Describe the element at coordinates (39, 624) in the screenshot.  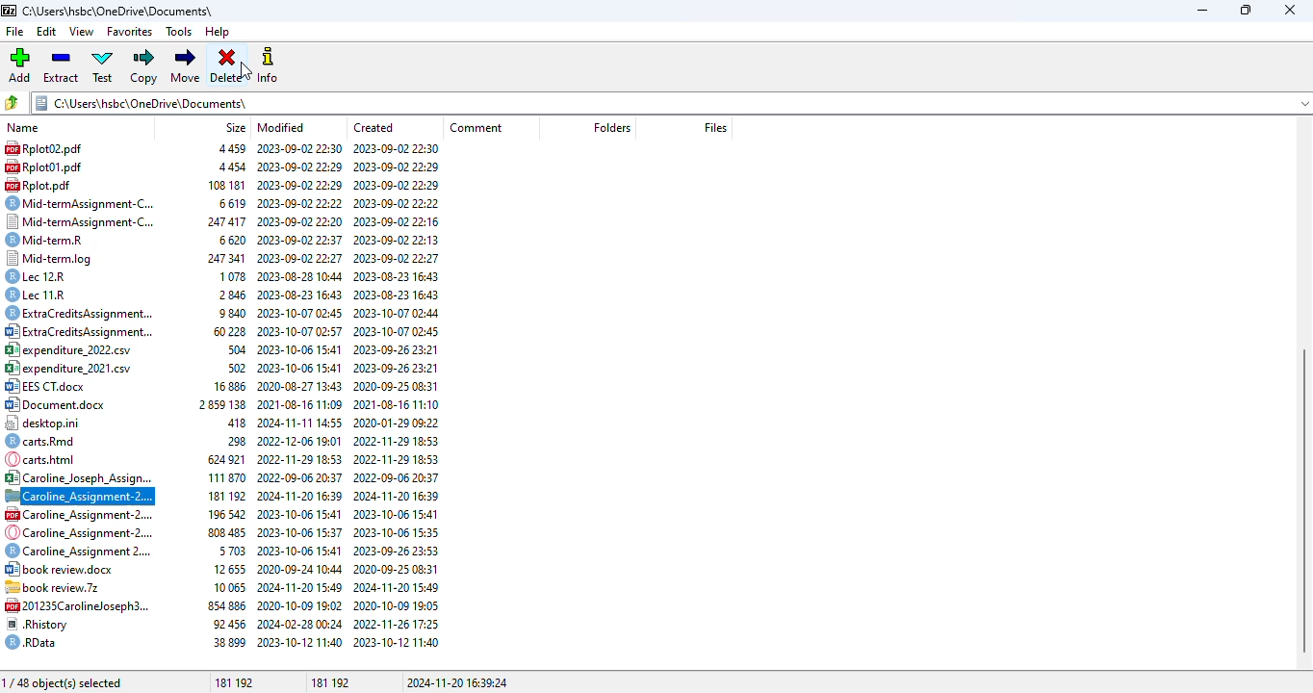
I see `rhistory` at that location.